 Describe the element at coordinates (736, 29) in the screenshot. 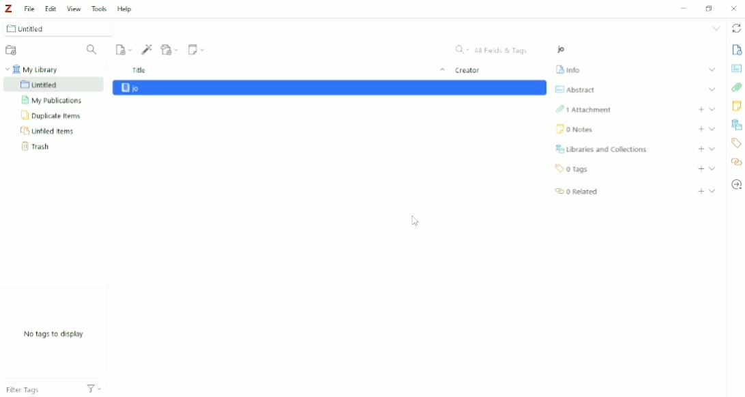

I see `Sync` at that location.